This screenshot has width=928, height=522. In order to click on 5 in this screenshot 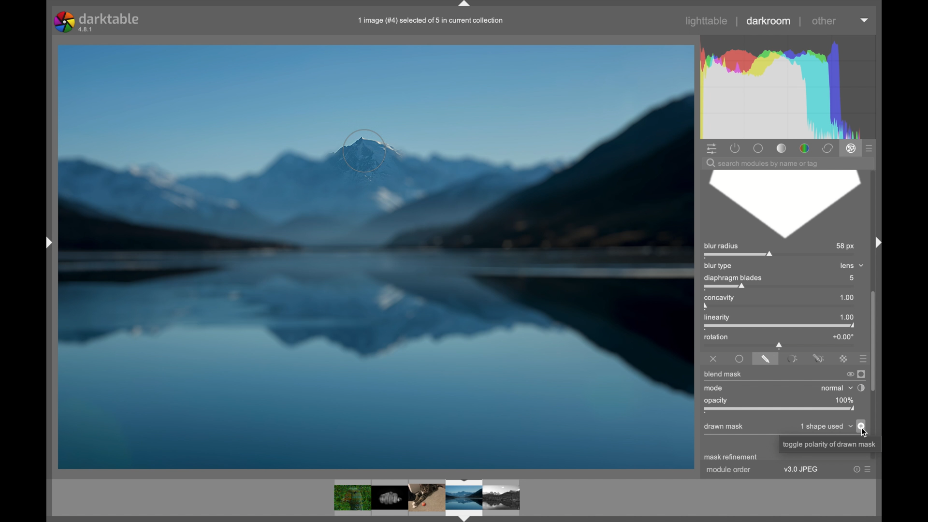, I will do `click(851, 278)`.